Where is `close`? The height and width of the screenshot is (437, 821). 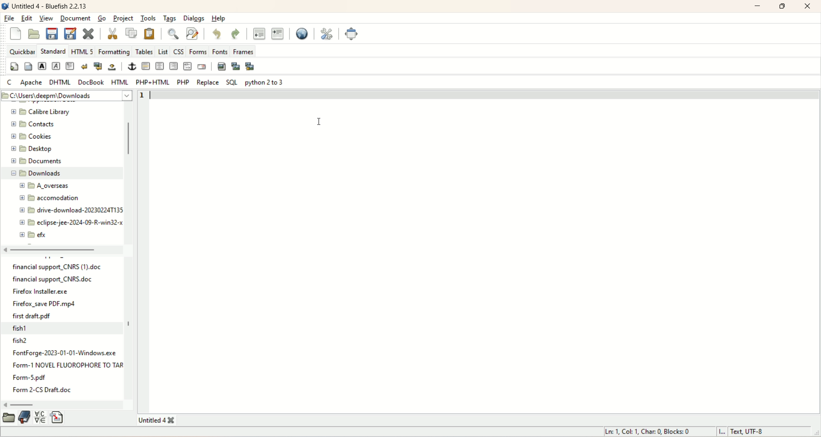 close is located at coordinates (807, 6).